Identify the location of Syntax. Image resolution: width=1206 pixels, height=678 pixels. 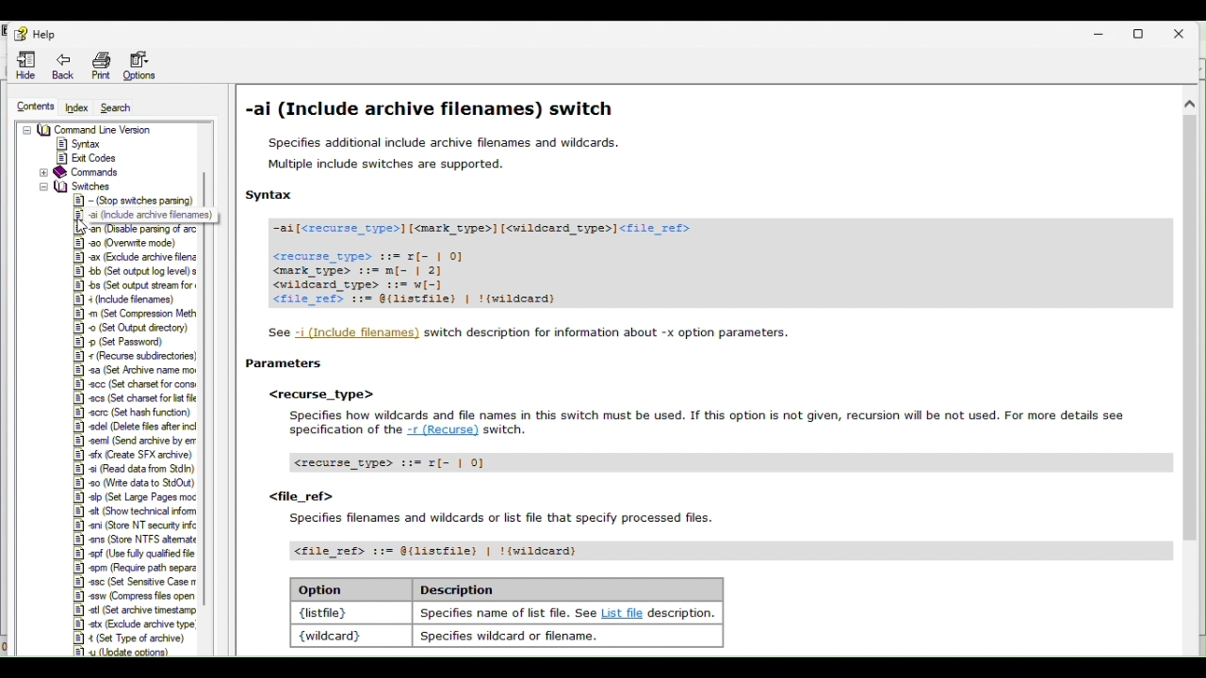
(77, 143).